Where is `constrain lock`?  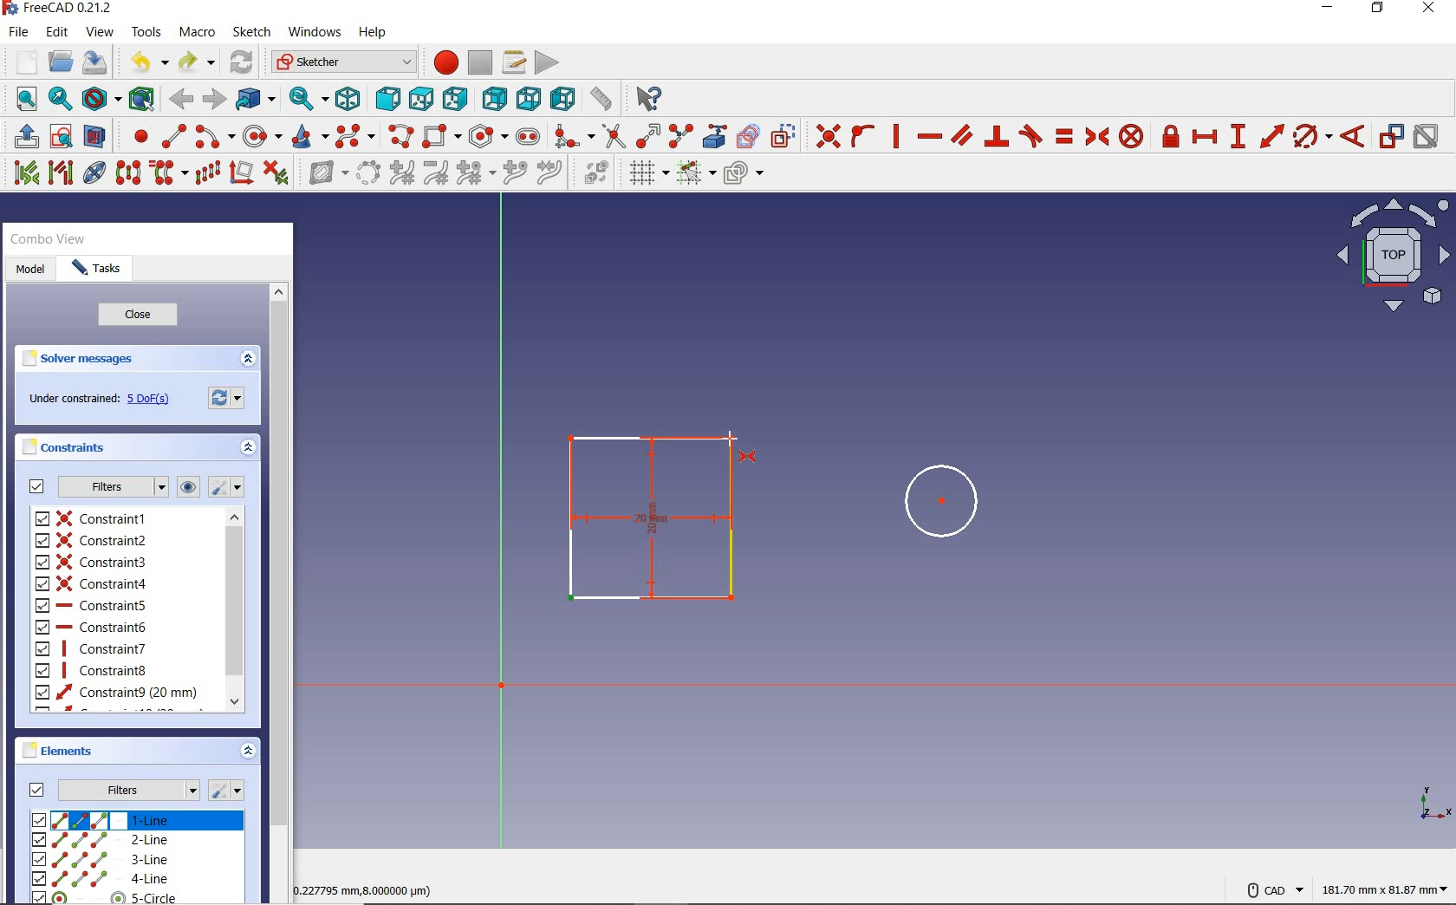 constrain lock is located at coordinates (1170, 136).